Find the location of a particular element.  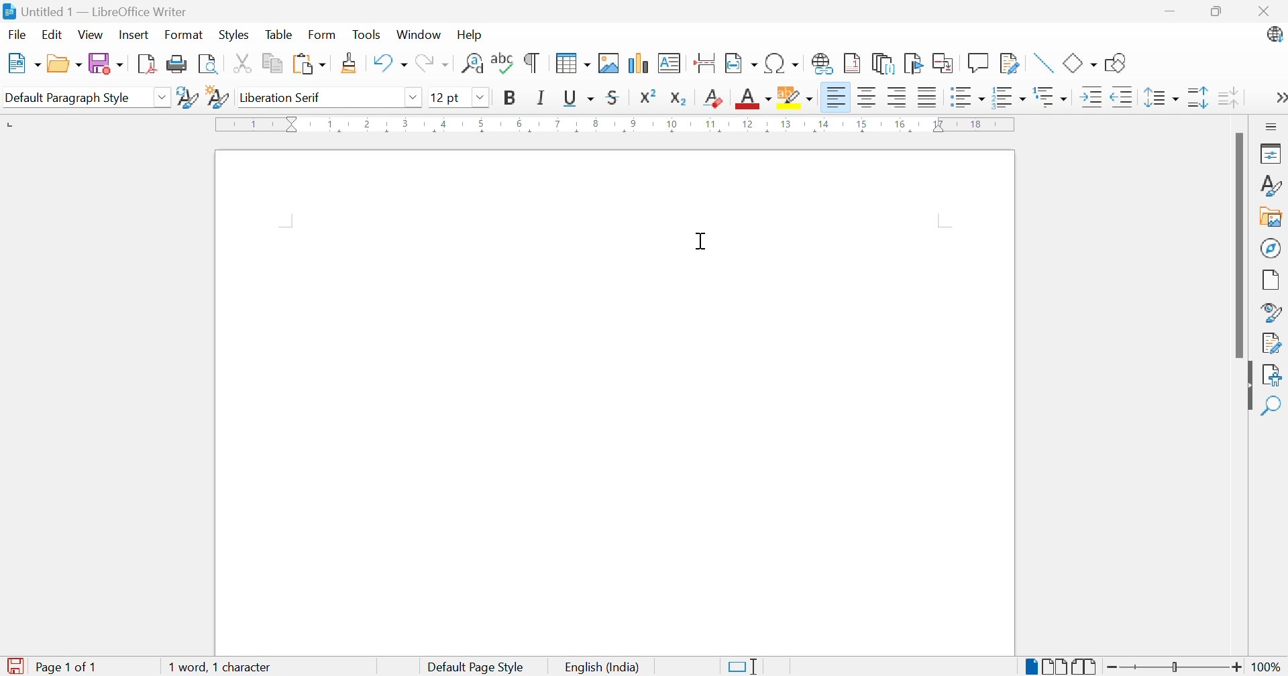

Slider is located at coordinates (1176, 667).